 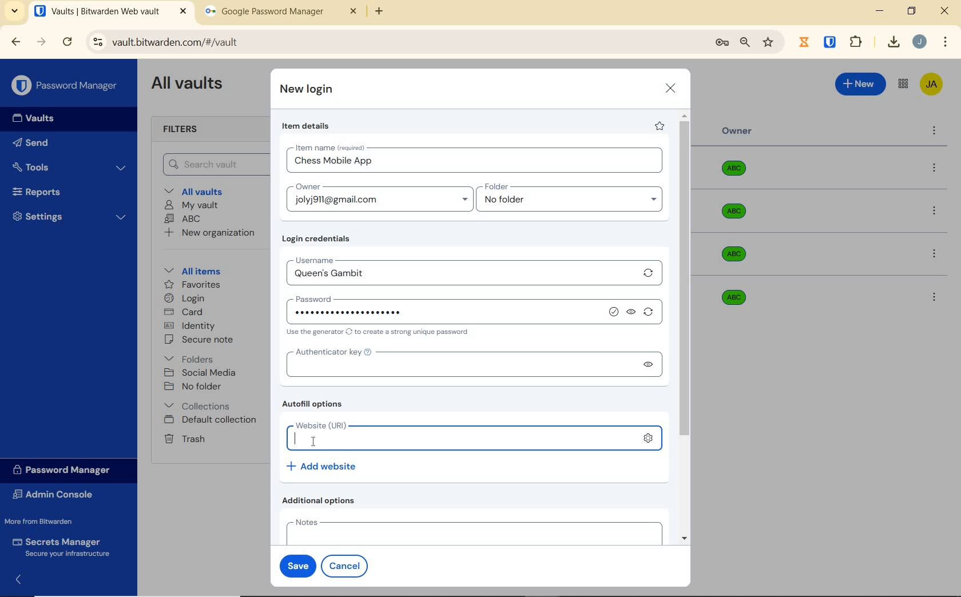 I want to click on dditional options, so click(x=321, y=500).